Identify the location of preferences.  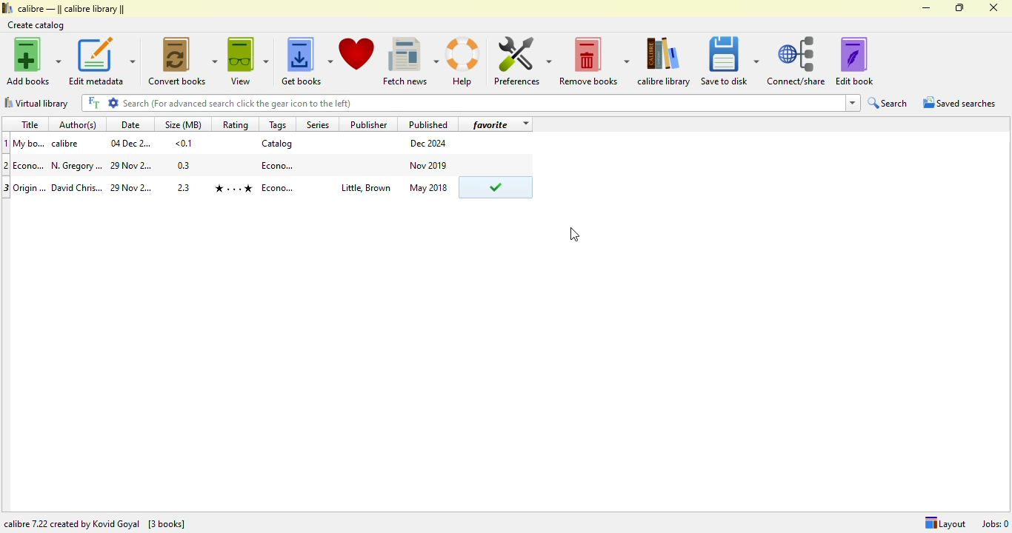
(522, 61).